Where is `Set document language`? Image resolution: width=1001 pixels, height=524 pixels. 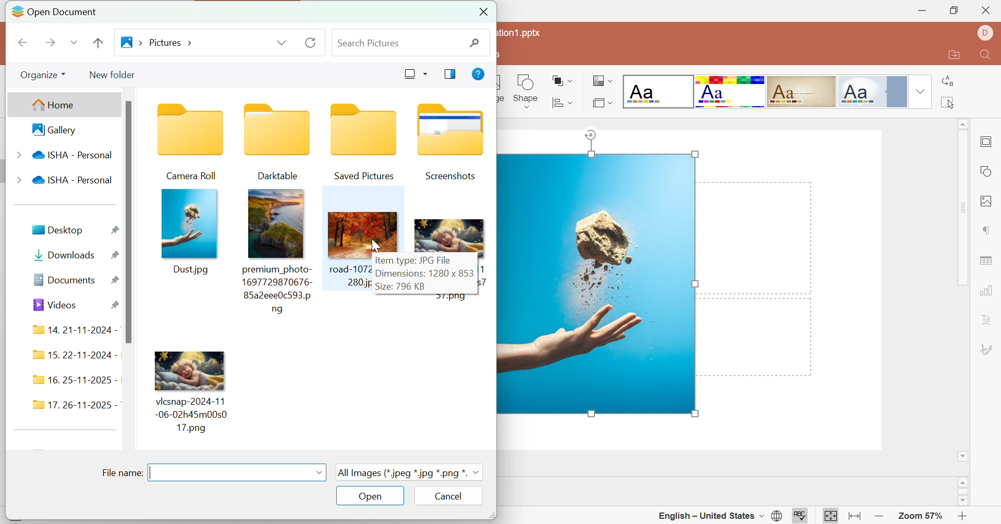
Set document language is located at coordinates (779, 516).